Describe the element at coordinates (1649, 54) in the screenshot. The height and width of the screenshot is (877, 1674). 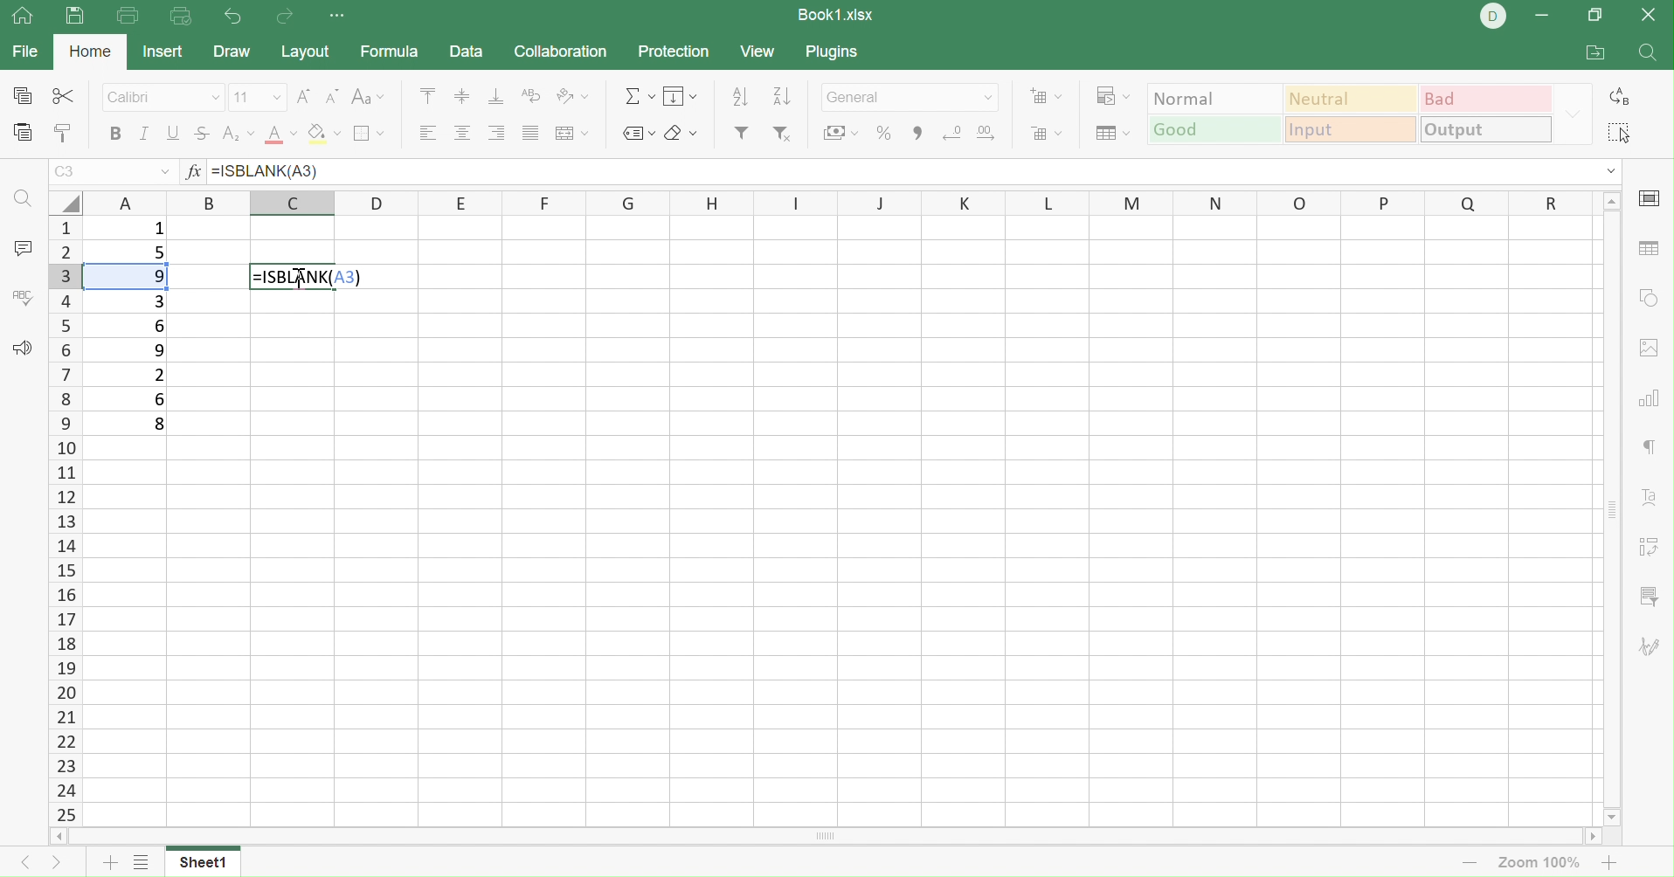
I see `Find` at that location.